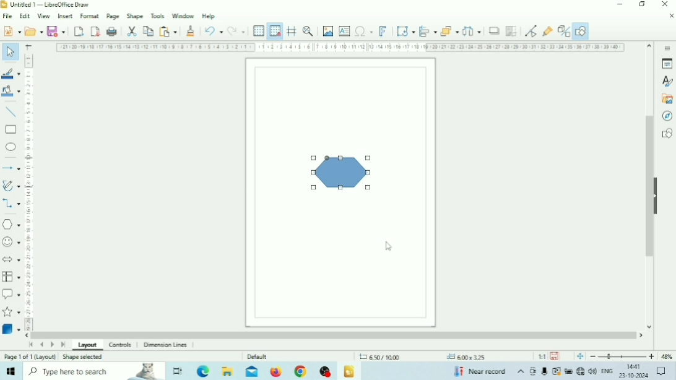  I want to click on Rectangle, so click(11, 130).